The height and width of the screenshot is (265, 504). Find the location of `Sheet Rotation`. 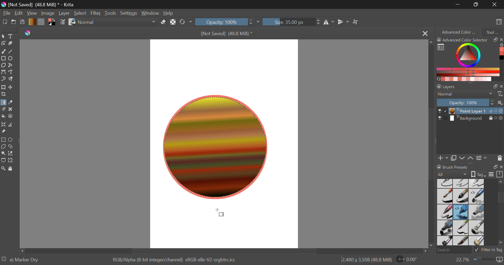

Sheet Rotation is located at coordinates (409, 259).